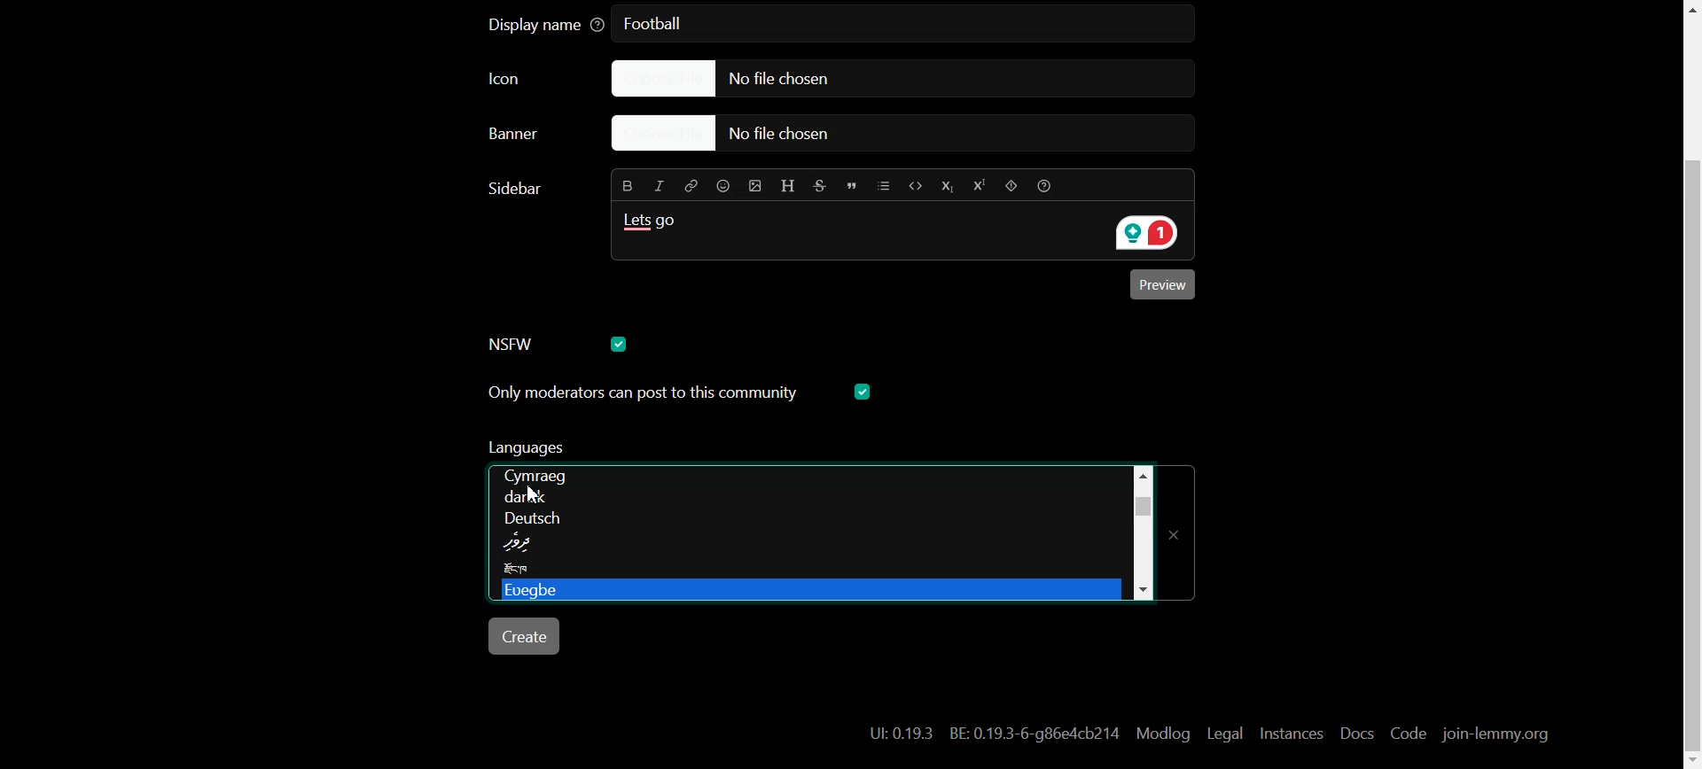 This screenshot has width=1702, height=769. Describe the element at coordinates (722, 186) in the screenshot. I see `Emoji` at that location.